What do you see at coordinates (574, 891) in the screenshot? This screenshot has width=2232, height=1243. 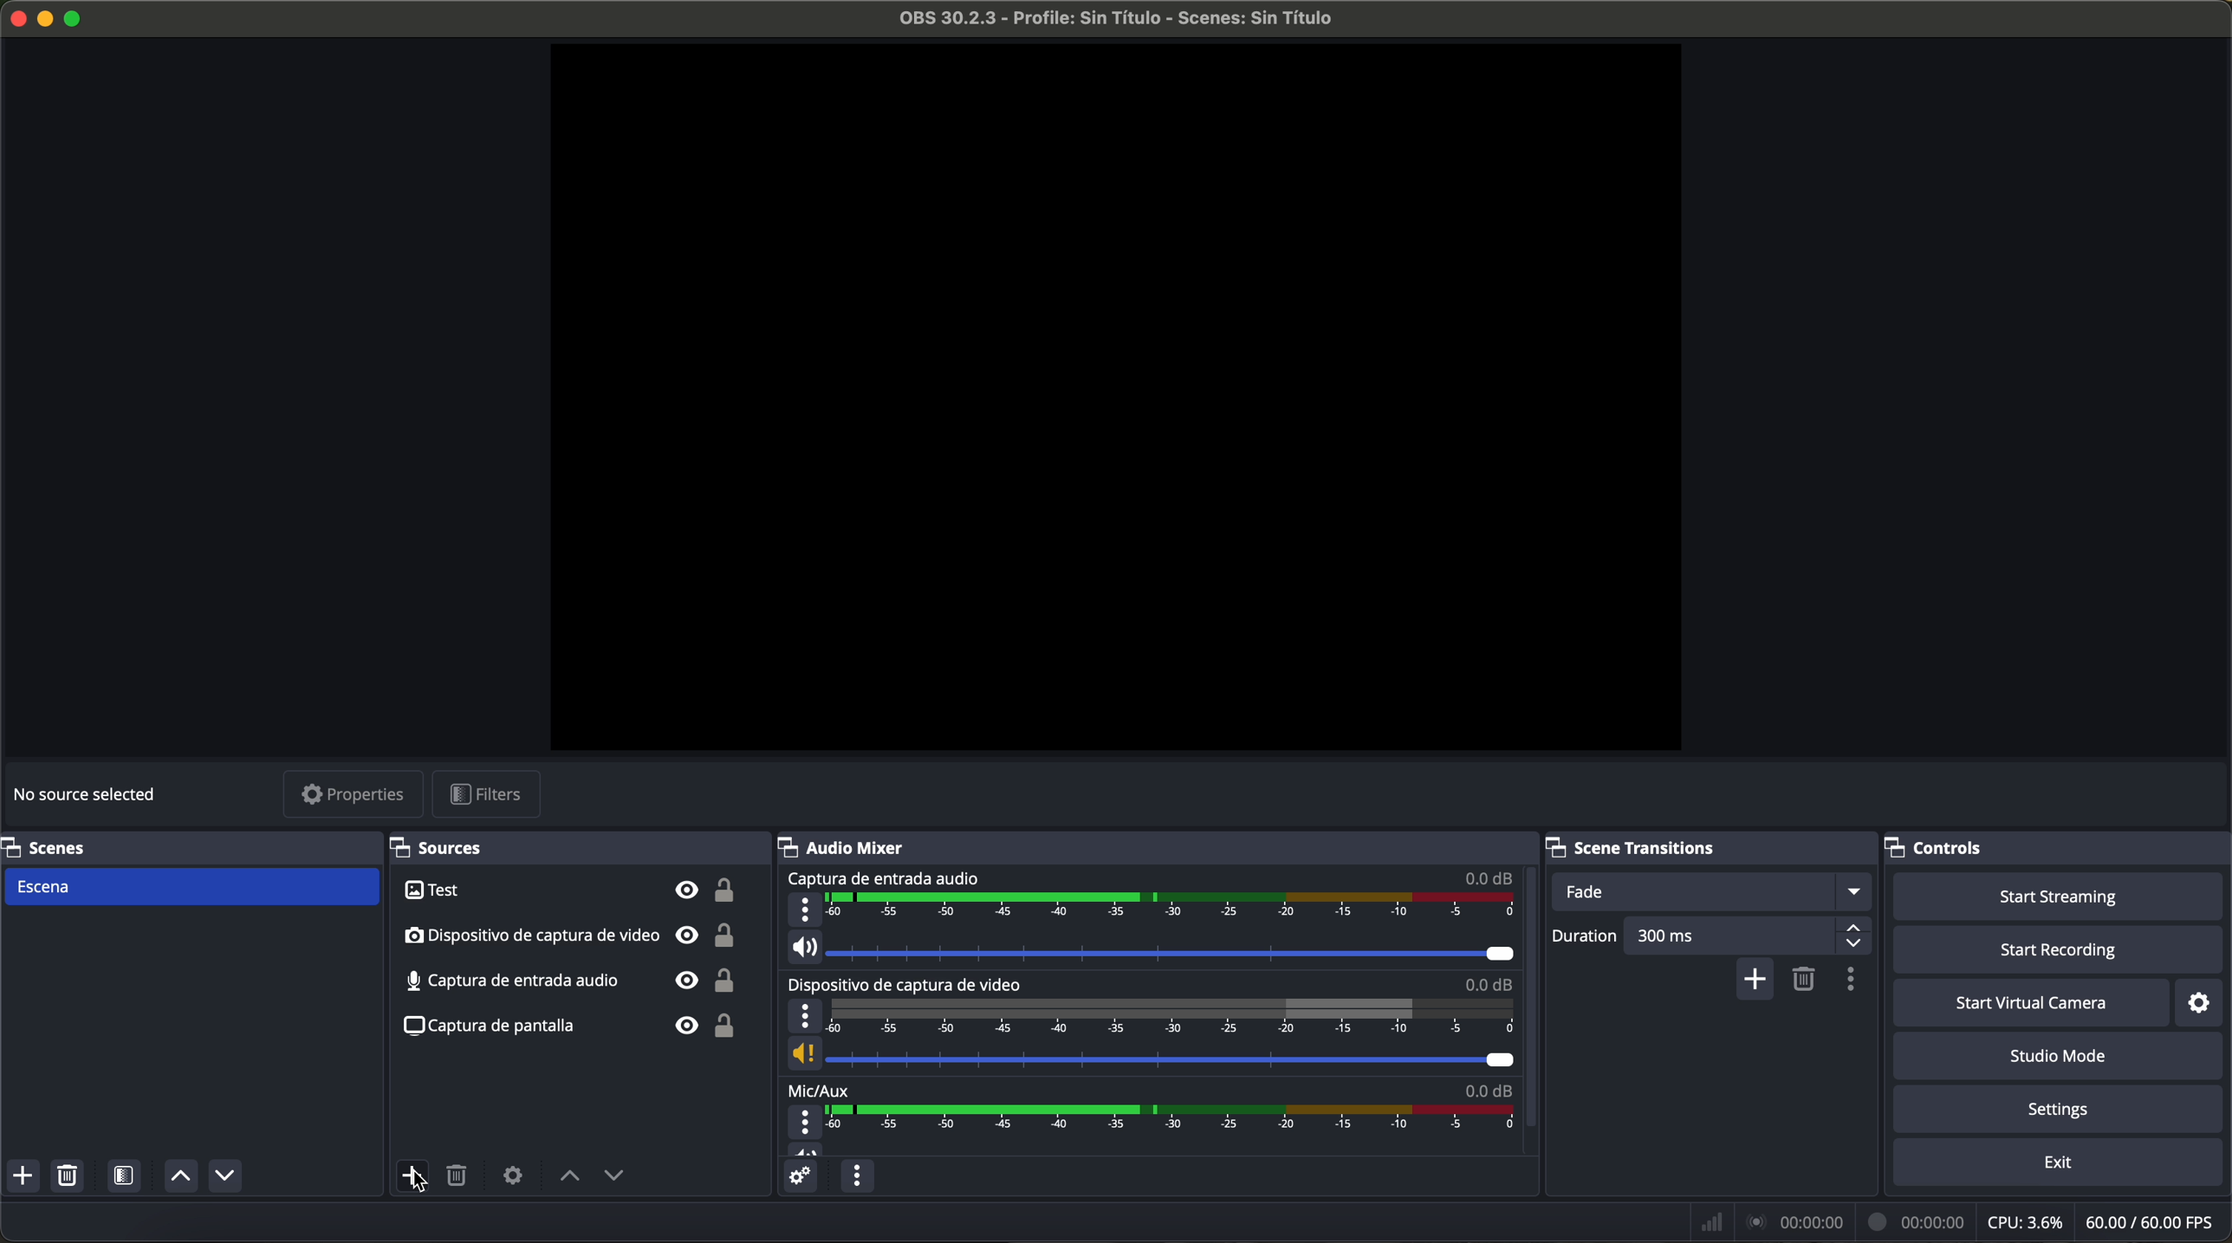 I see `test` at bounding box center [574, 891].